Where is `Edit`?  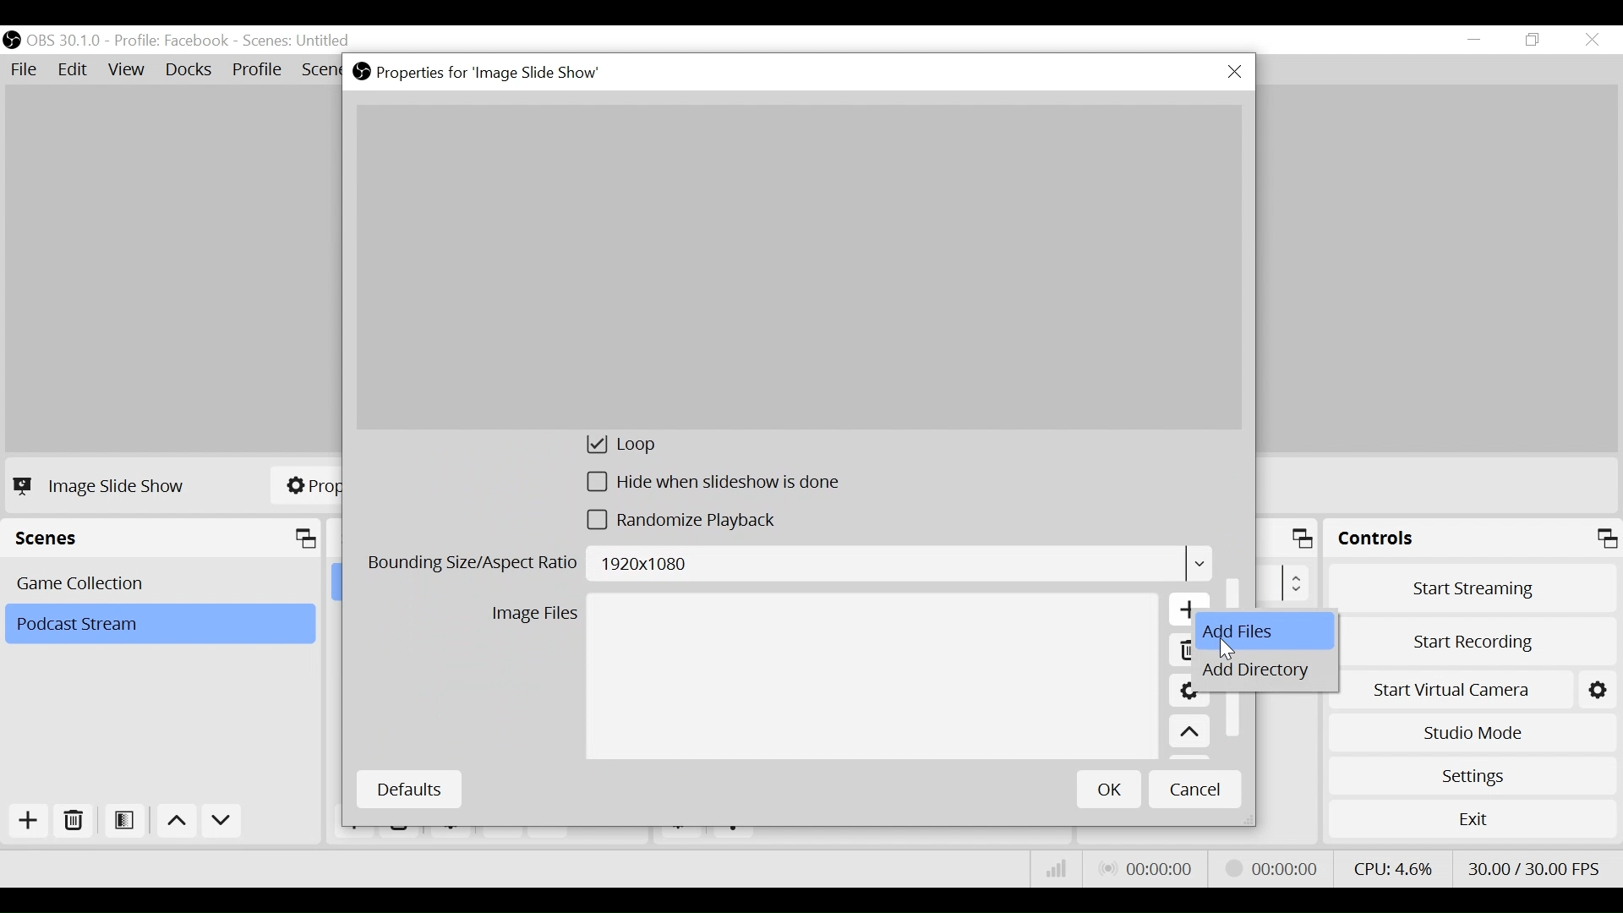
Edit is located at coordinates (74, 70).